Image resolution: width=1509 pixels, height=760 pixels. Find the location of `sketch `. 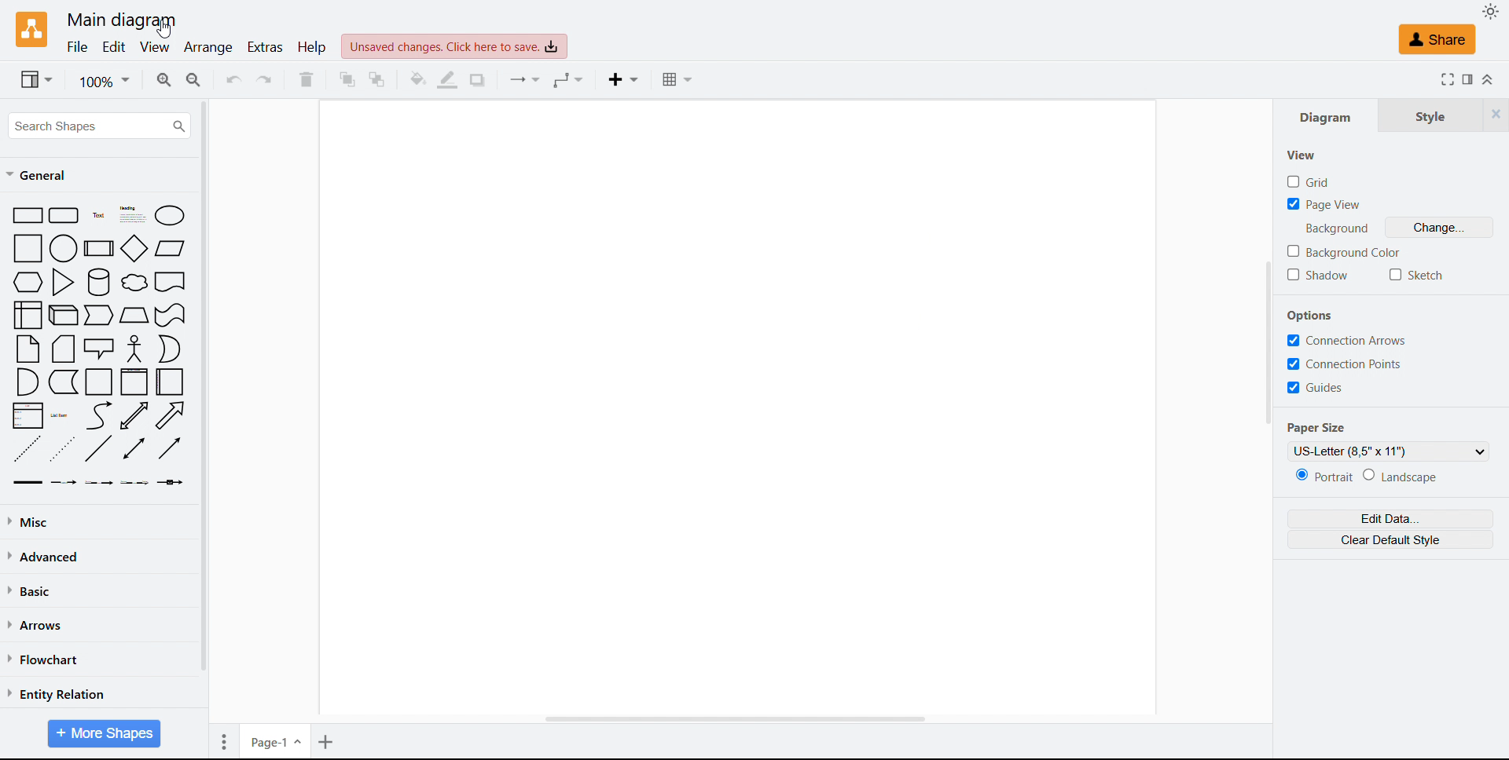

sketch  is located at coordinates (1416, 276).